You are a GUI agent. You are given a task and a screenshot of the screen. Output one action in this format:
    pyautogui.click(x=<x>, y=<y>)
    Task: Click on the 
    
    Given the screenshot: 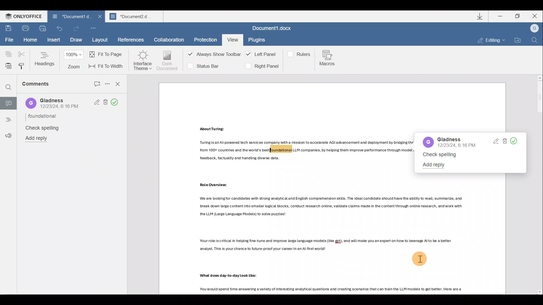 What is the action you would take?
    pyautogui.click(x=214, y=129)
    